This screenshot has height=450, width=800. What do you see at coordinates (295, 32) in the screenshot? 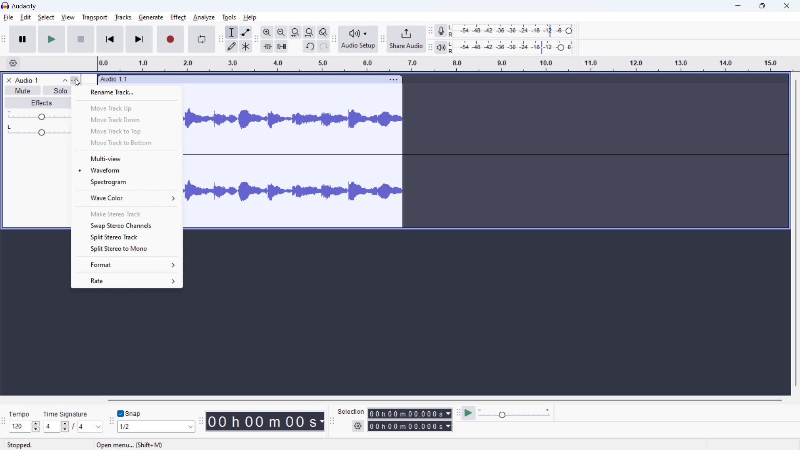
I see `fit selection to width` at bounding box center [295, 32].